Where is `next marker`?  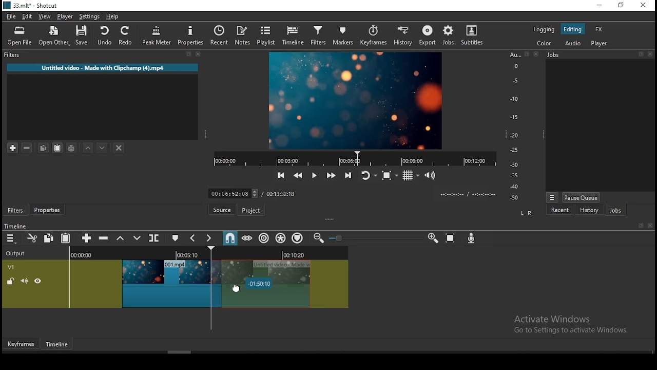
next marker is located at coordinates (210, 238).